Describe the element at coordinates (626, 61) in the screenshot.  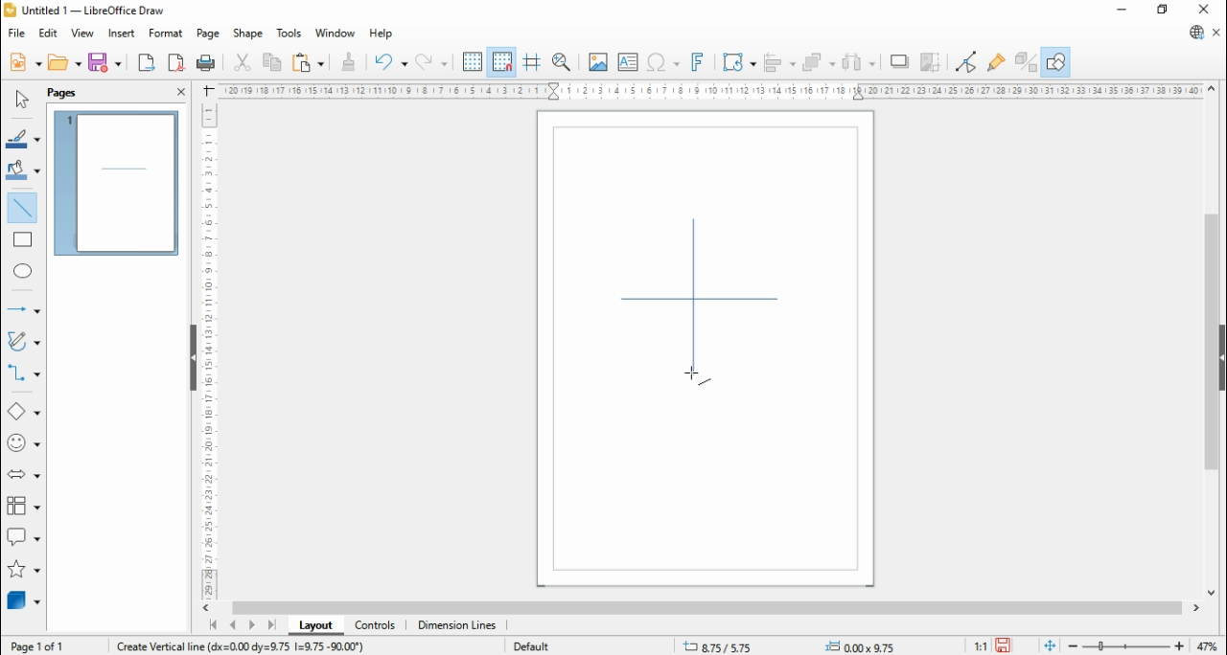
I see `insert text box` at that location.